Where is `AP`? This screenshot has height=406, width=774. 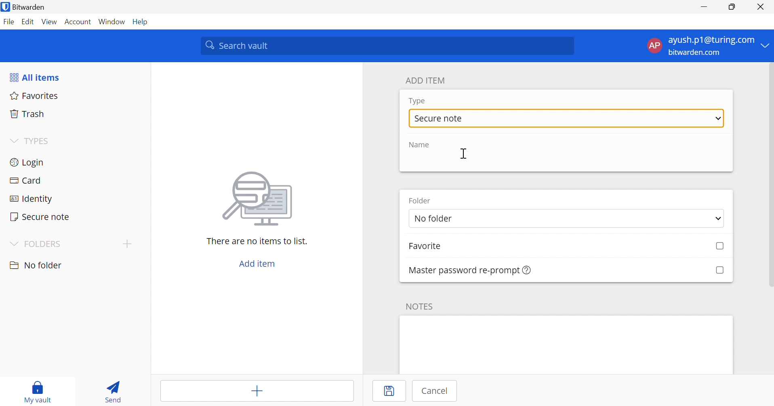
AP is located at coordinates (653, 45).